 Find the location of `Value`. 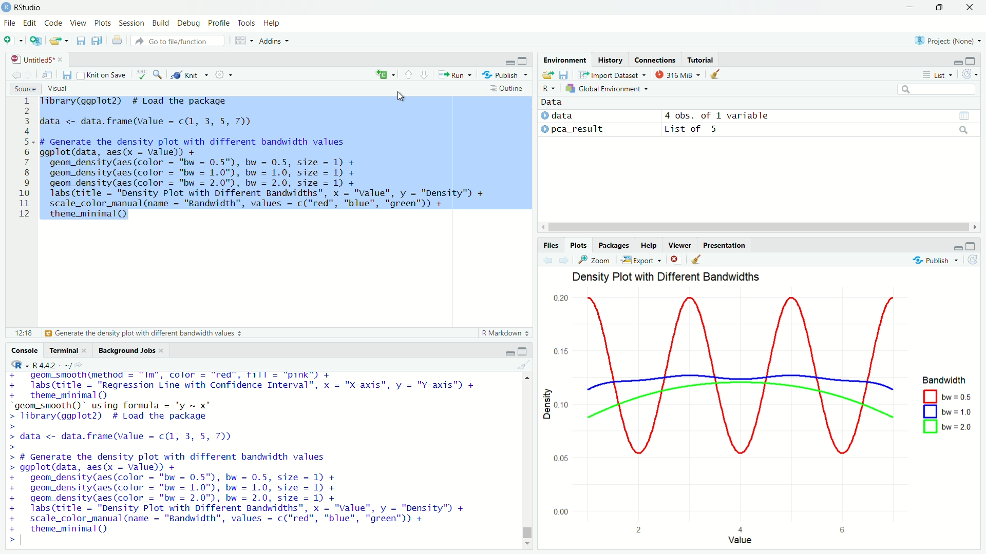

Value is located at coordinates (740, 540).